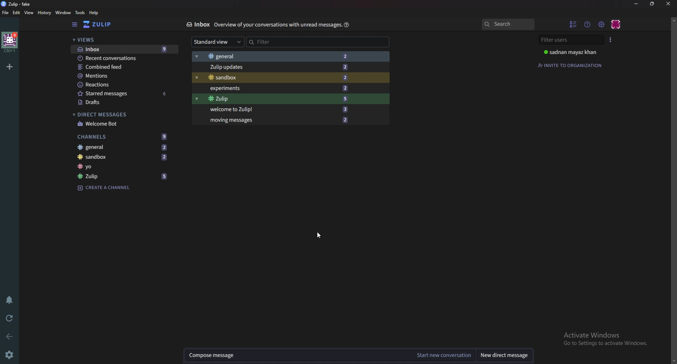 This screenshot has width=677, height=364. I want to click on Views, so click(120, 40).